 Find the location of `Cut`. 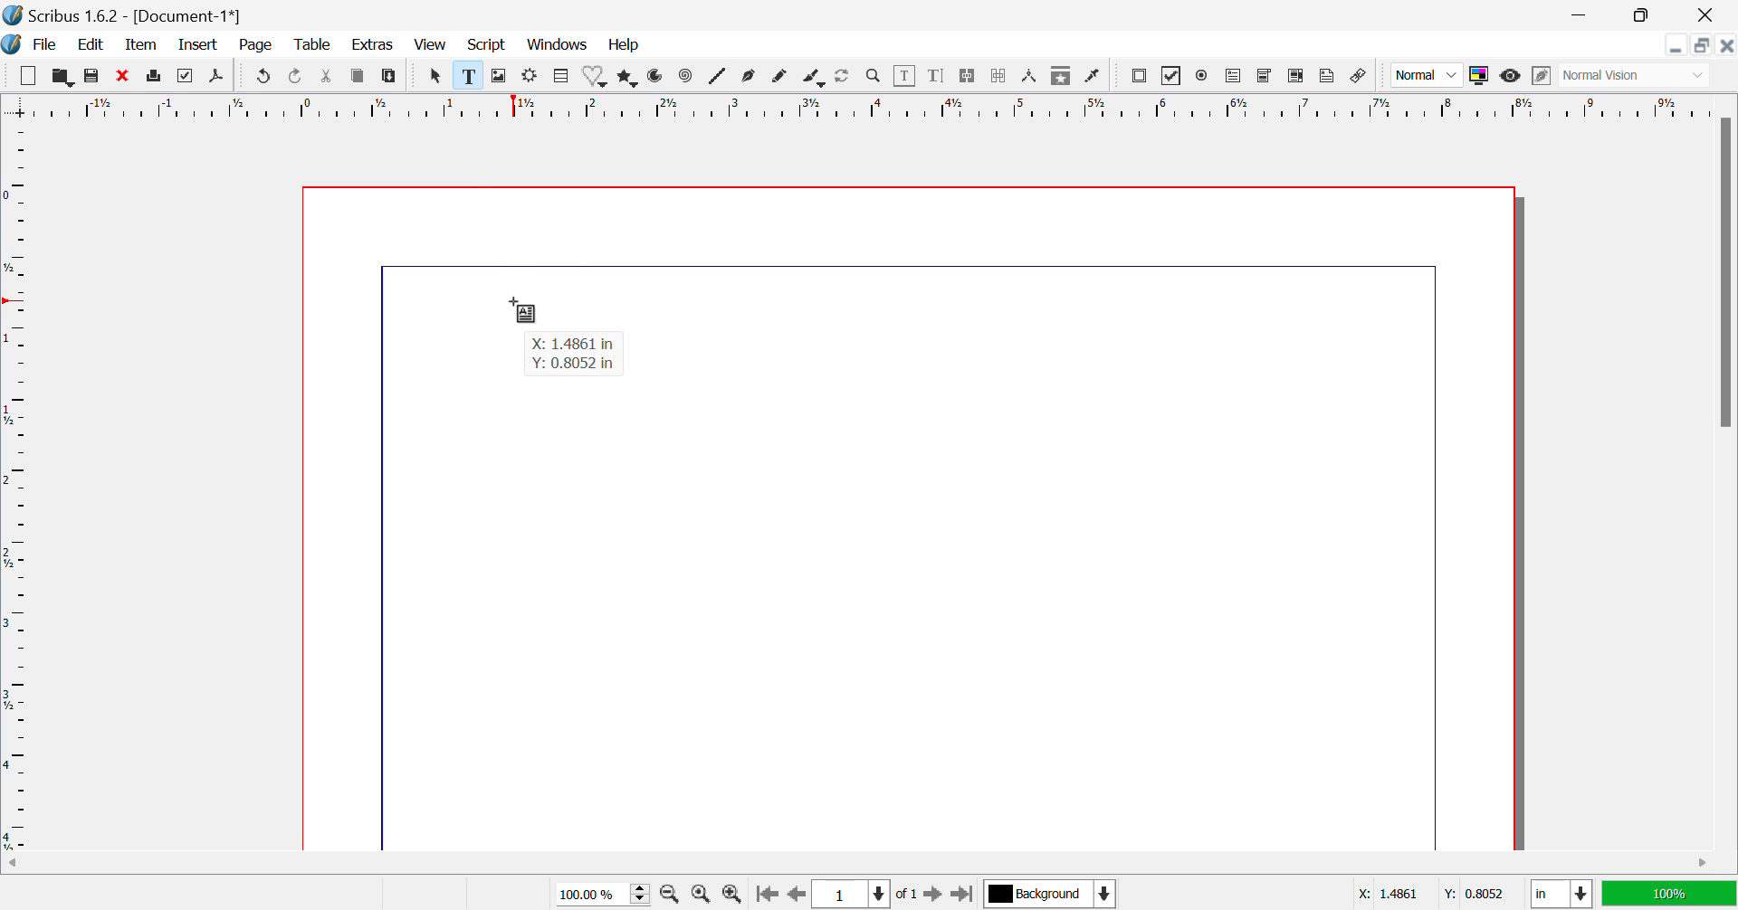

Cut is located at coordinates (327, 76).